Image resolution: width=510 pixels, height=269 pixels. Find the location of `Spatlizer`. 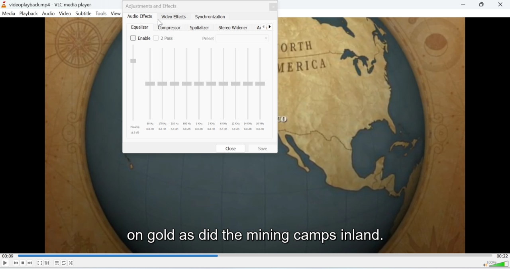

Spatlizer is located at coordinates (200, 27).